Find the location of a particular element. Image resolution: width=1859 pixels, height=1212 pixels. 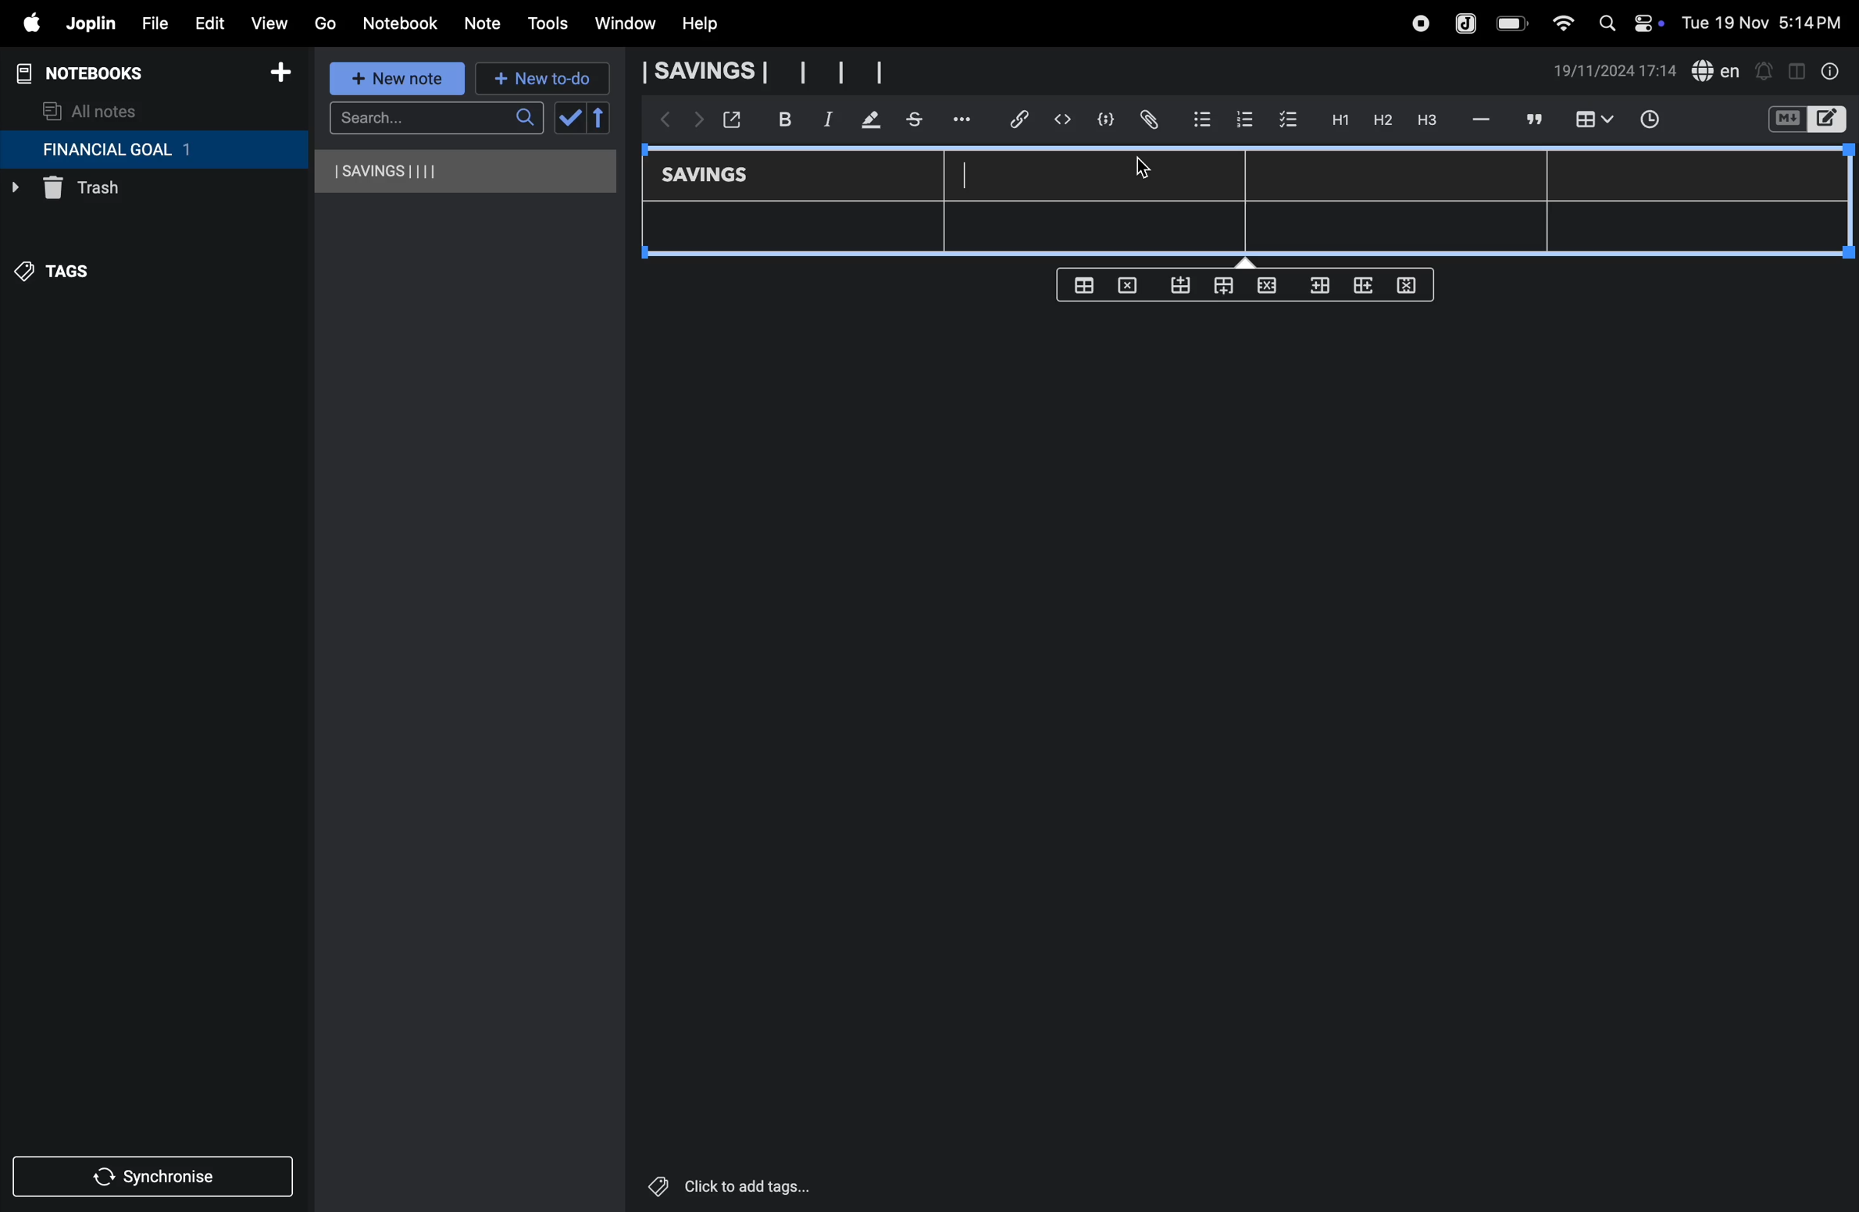

new to-do is located at coordinates (543, 80).